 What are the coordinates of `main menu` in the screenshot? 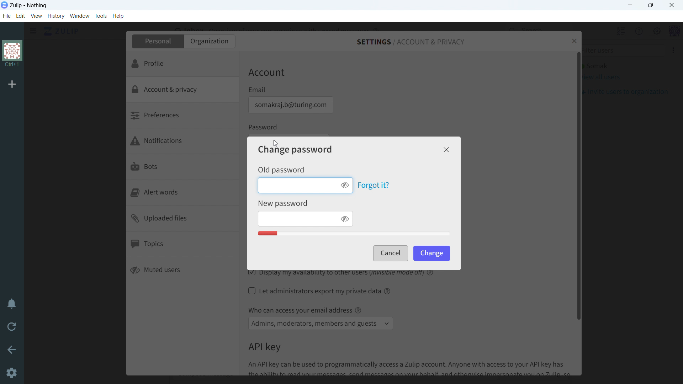 It's located at (656, 31).